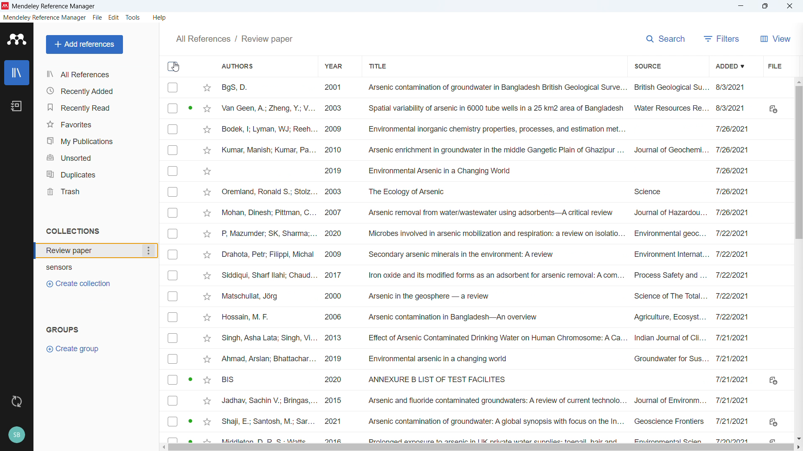 Image resolution: width=803 pixels, height=451 pixels. What do you see at coordinates (15, 39) in the screenshot?
I see `Logo ` at bounding box center [15, 39].